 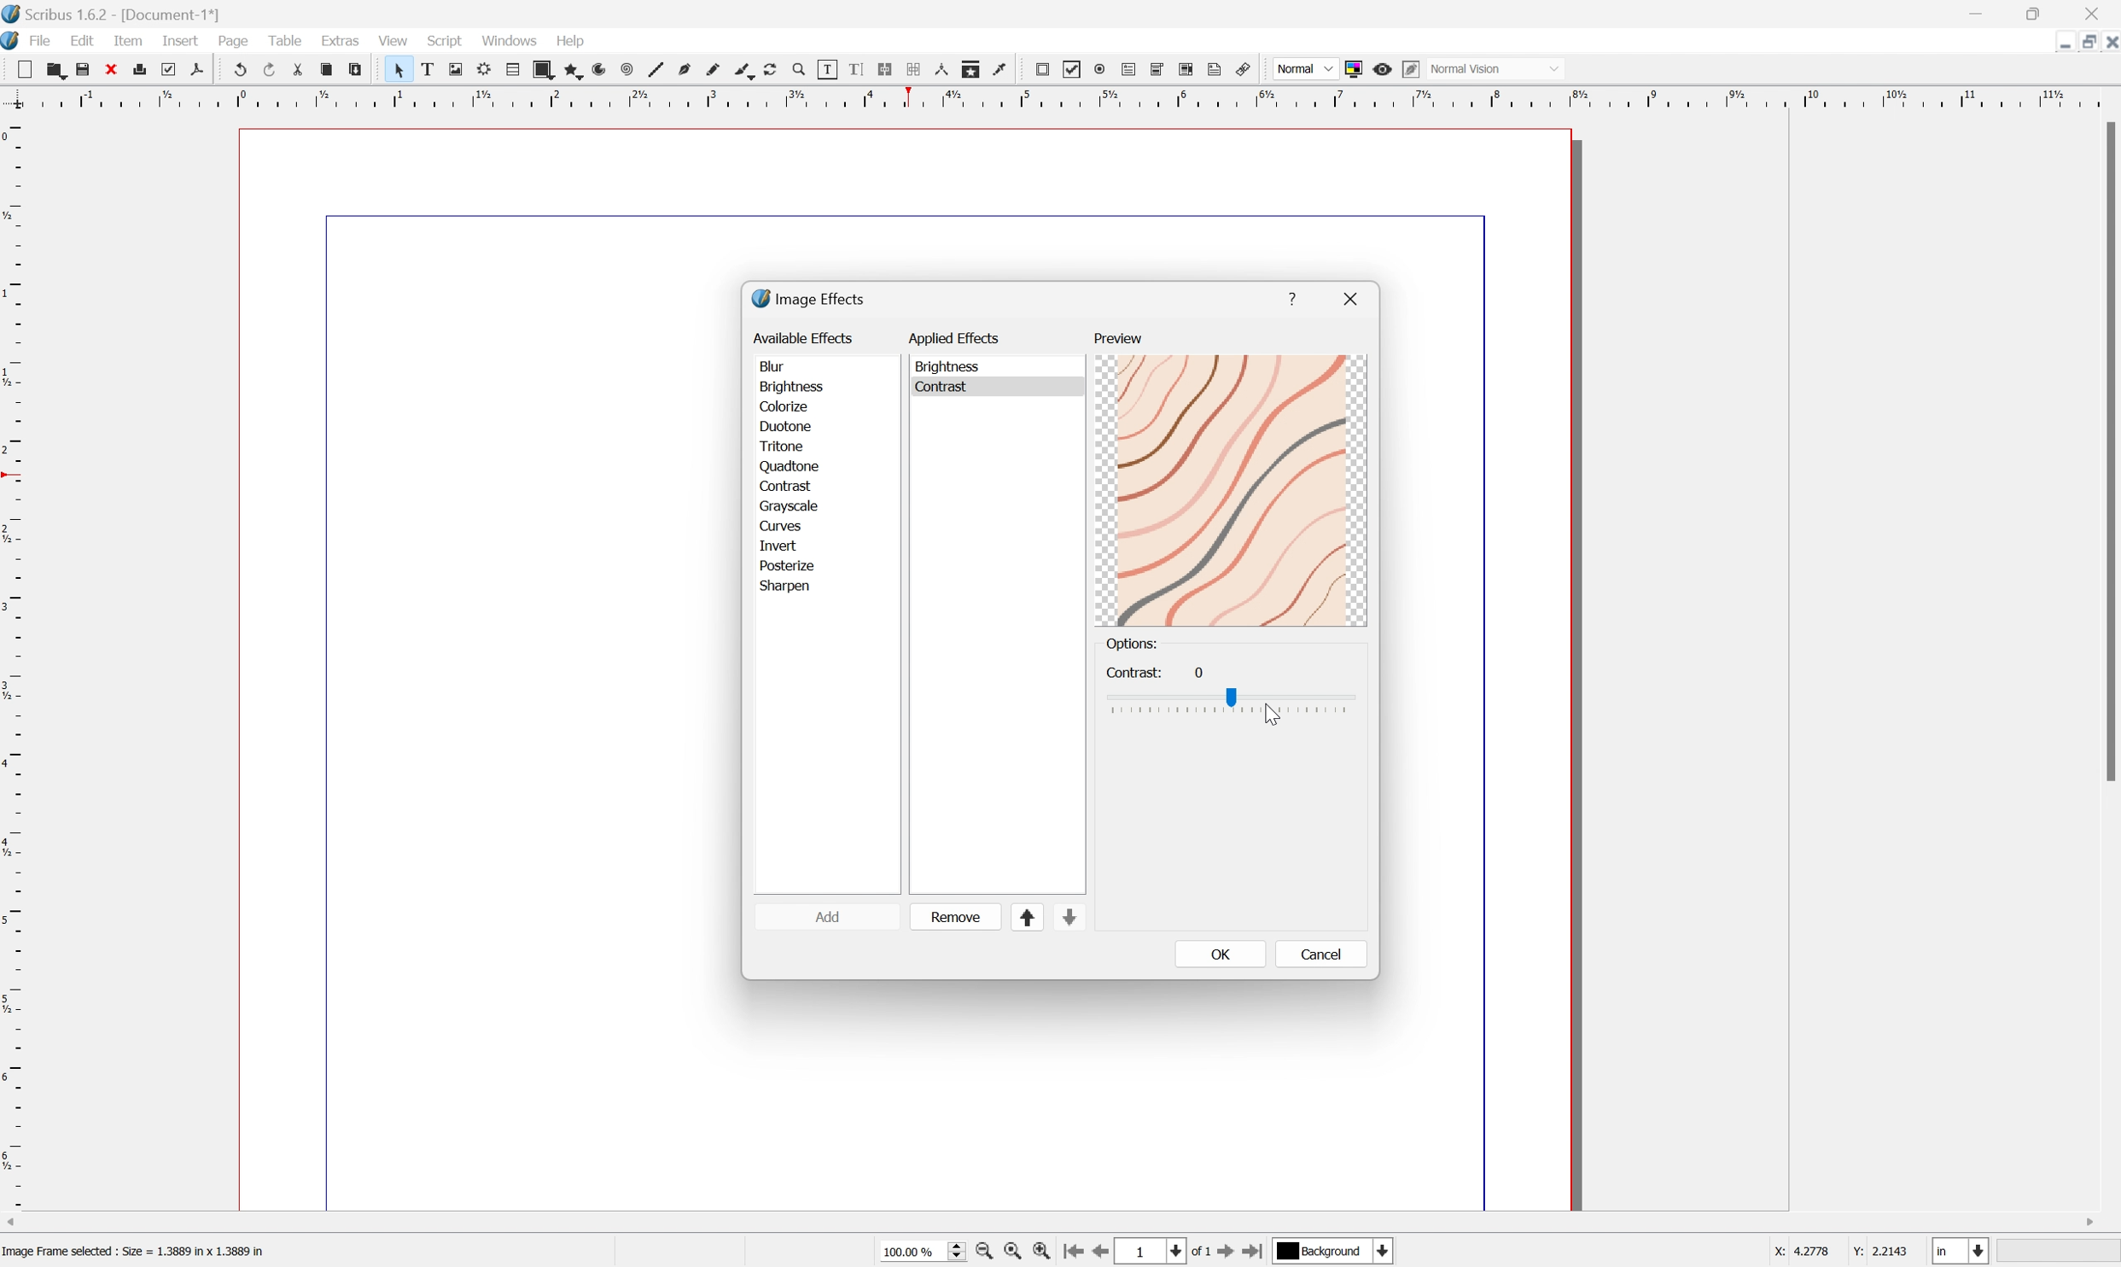 What do you see at coordinates (43, 40) in the screenshot?
I see `File` at bounding box center [43, 40].